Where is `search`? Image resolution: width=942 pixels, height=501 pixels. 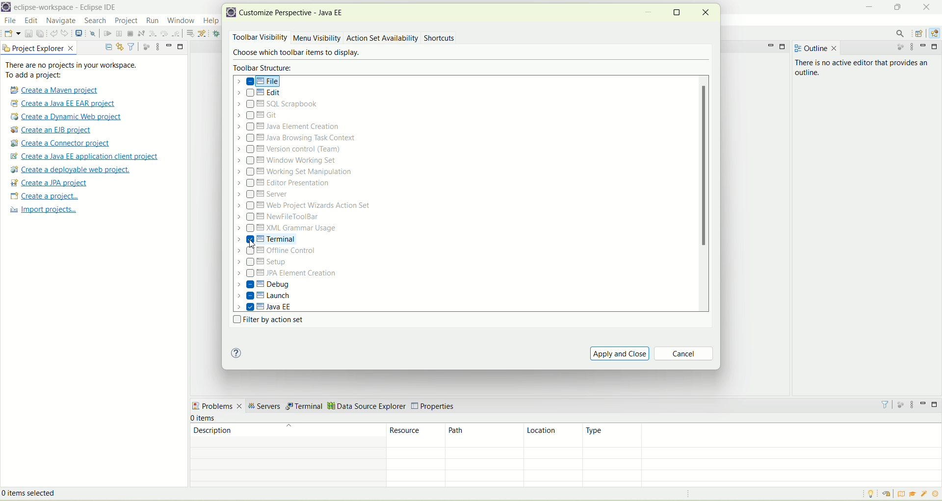 search is located at coordinates (93, 21).